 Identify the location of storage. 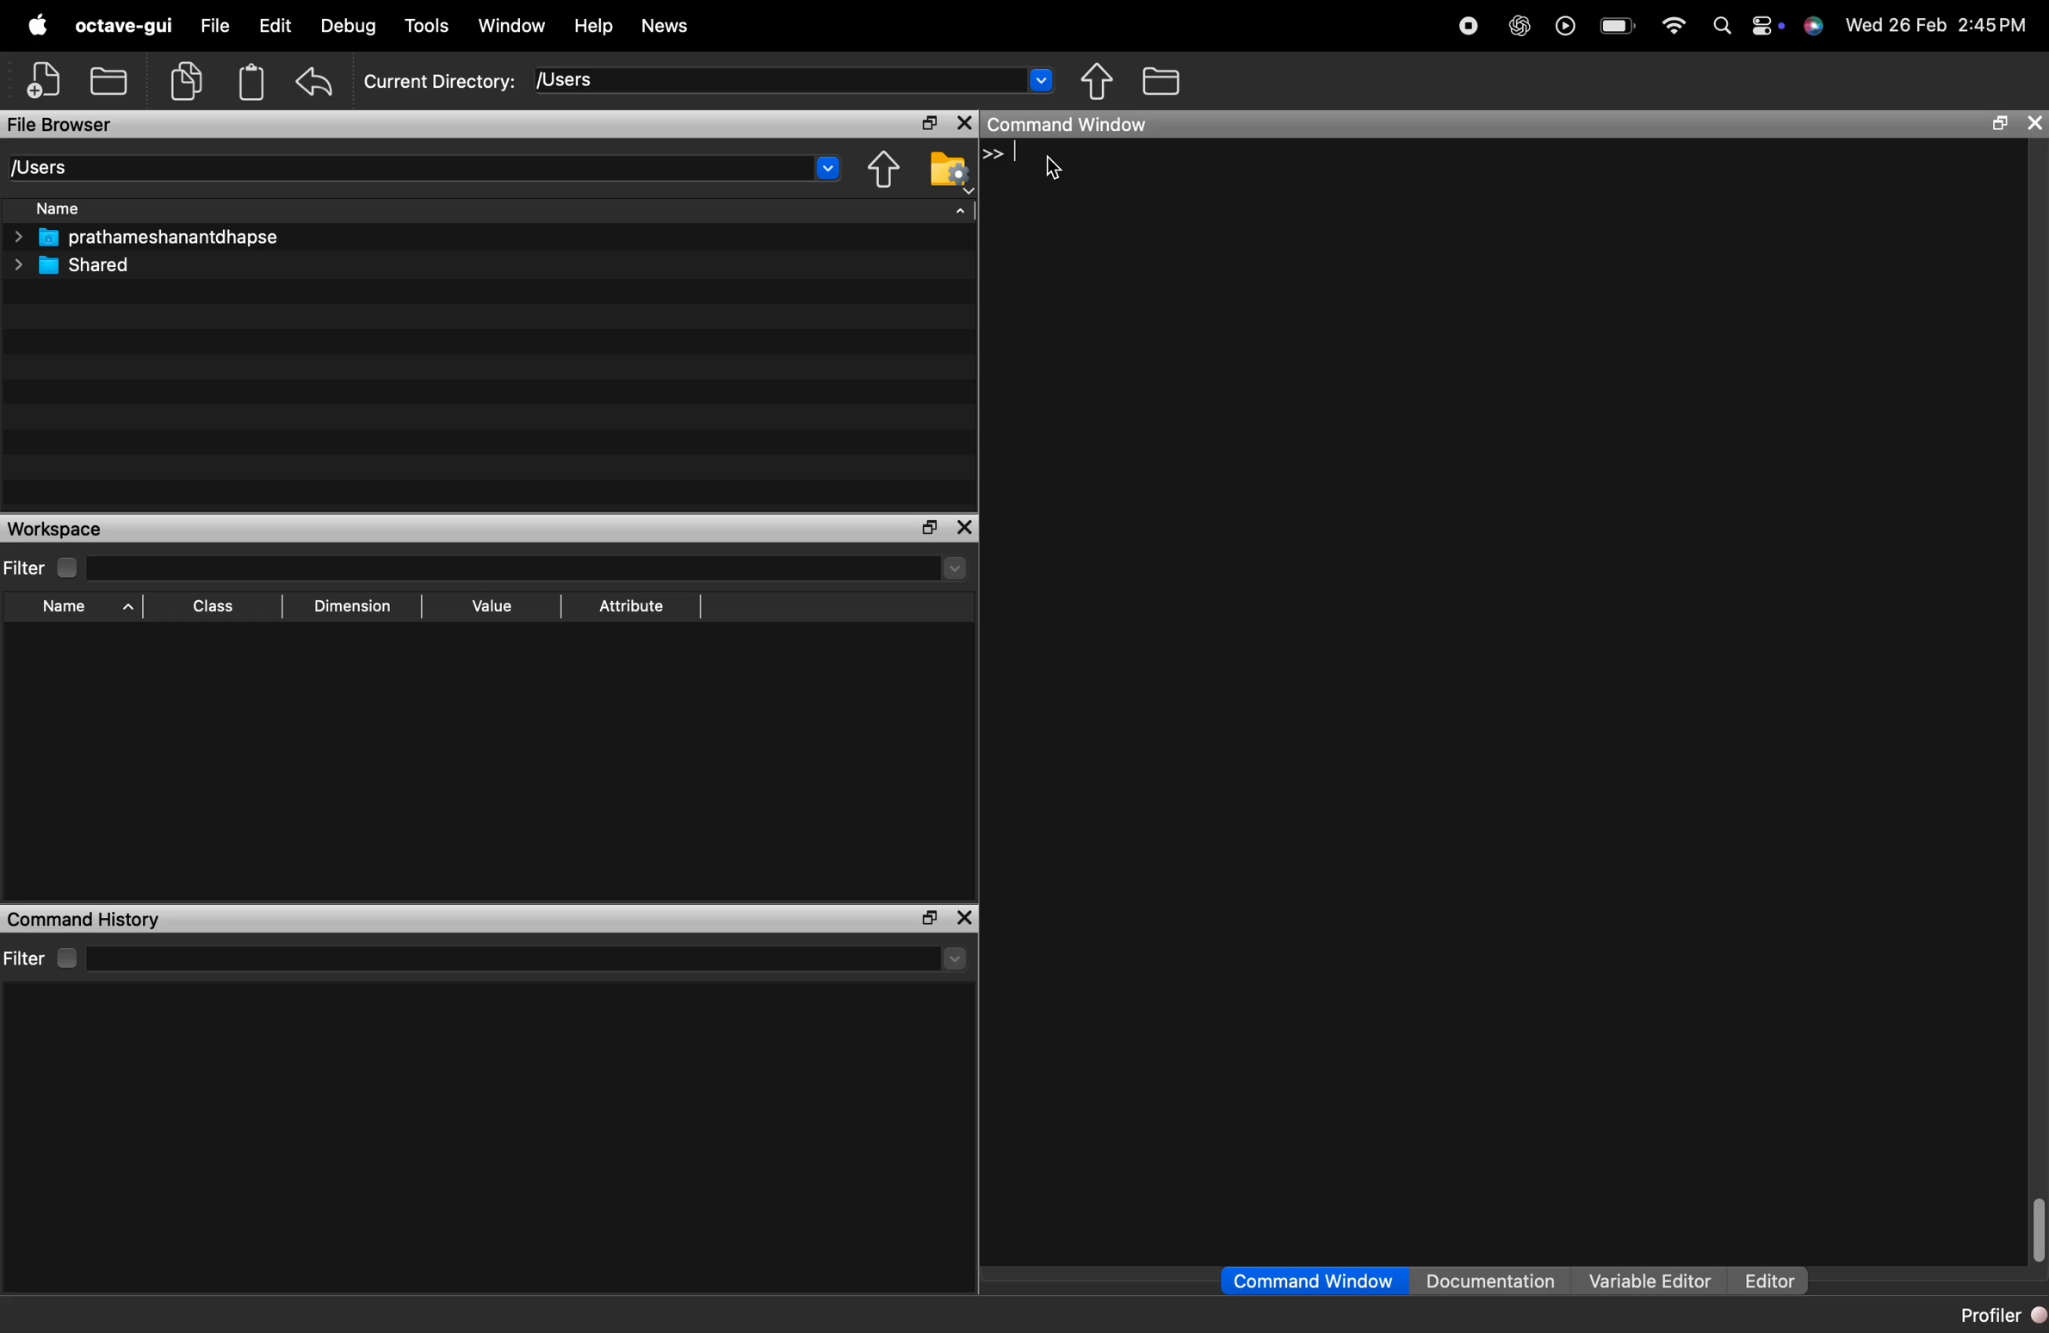
(254, 84).